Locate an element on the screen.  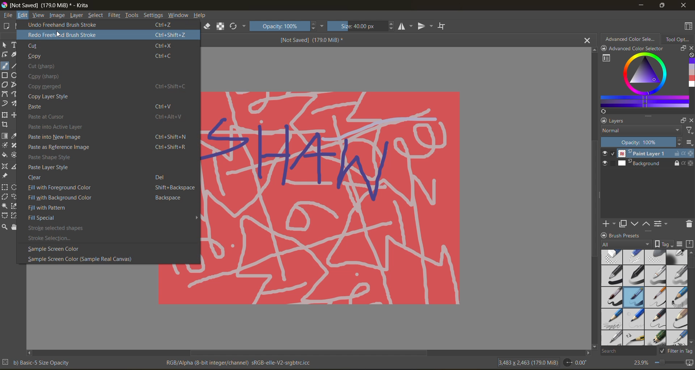
create is located at coordinates (6, 26).